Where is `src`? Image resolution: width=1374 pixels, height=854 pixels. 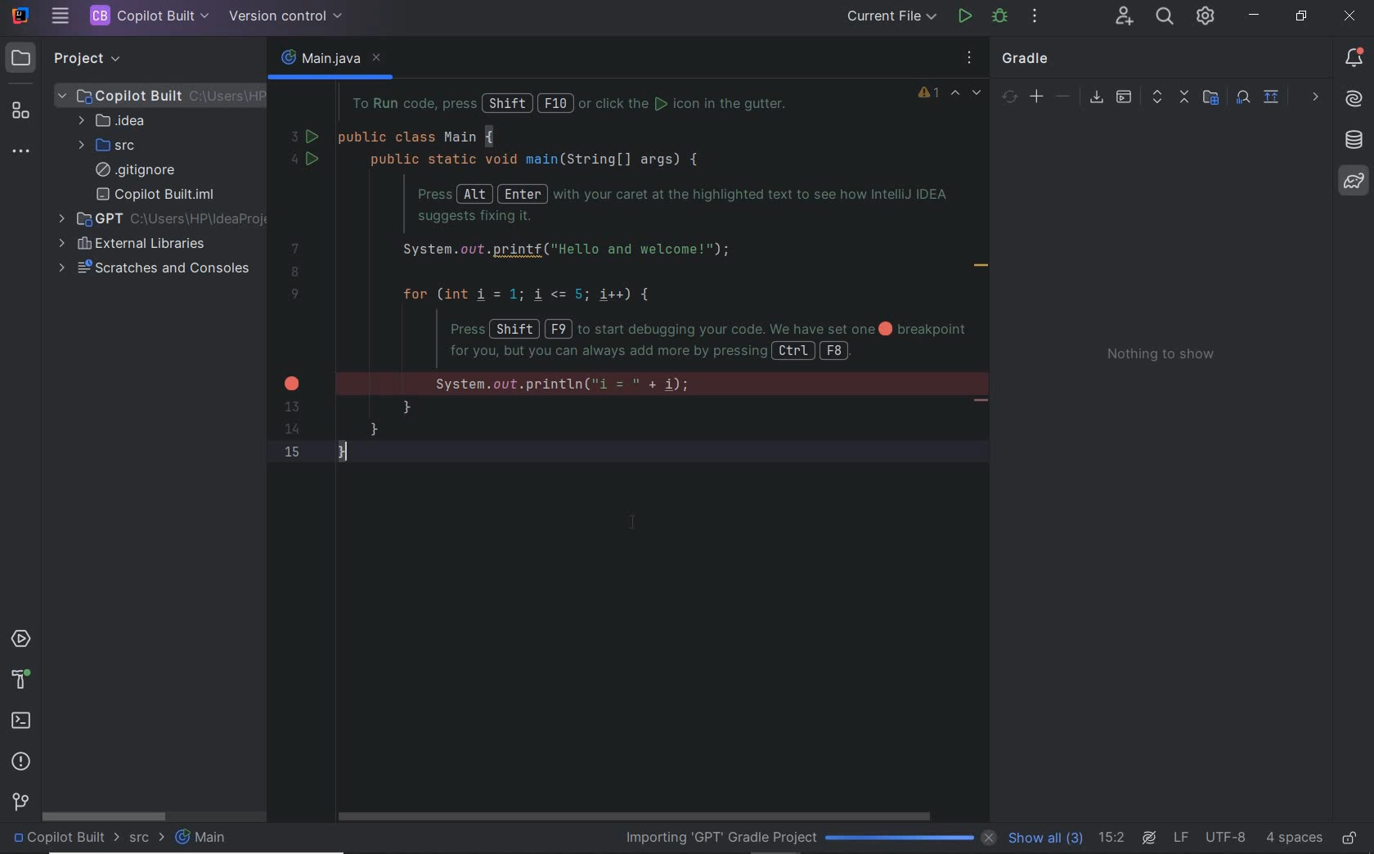
src is located at coordinates (148, 838).